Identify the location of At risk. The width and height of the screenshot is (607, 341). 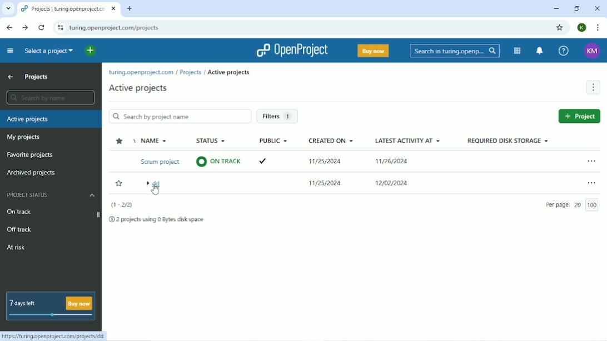
(17, 248).